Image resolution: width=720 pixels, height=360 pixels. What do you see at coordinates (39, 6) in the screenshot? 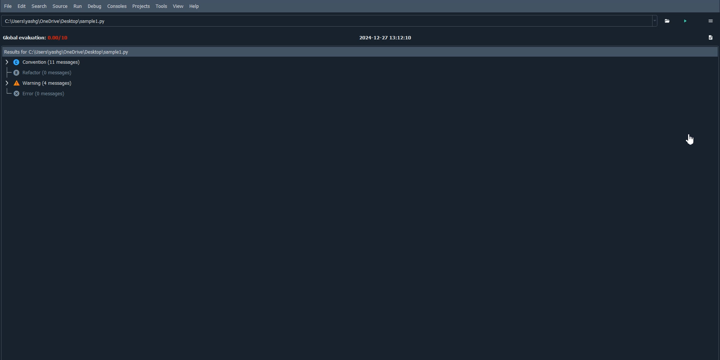
I see `Search` at bounding box center [39, 6].